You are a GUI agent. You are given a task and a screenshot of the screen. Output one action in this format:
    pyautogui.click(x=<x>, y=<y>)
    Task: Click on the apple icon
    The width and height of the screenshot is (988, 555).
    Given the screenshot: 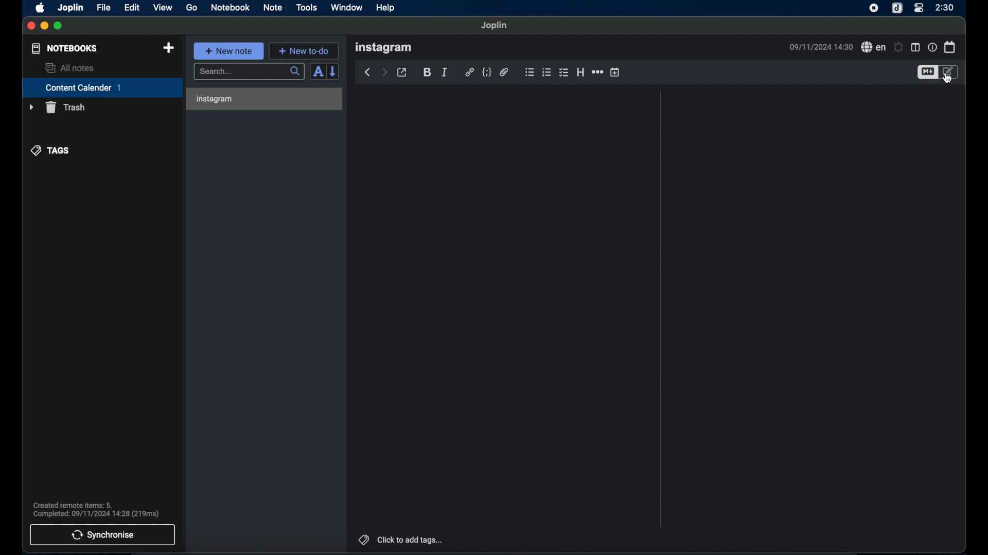 What is the action you would take?
    pyautogui.click(x=41, y=8)
    